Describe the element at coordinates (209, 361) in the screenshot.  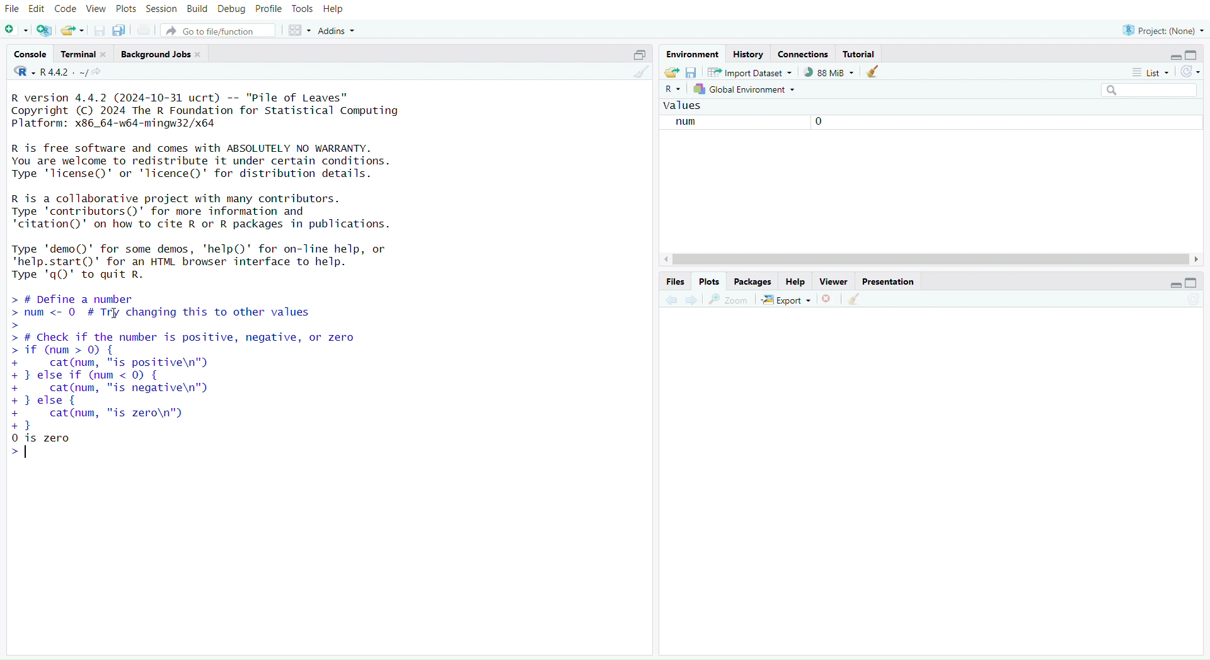
I see `> # Define a numbernum <- 0 # Try changing this to other values# Check if the number is positive, negative, or zeroif (num > 0) {cat(num, "is positive\n")} else if (num < 0) {cat(num, "is negative\n")} else {| cat(num, "is zero\n")}` at that location.